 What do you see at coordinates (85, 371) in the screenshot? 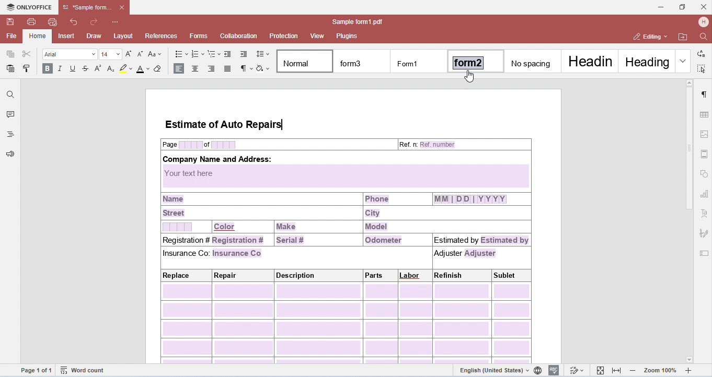
I see `word count` at bounding box center [85, 371].